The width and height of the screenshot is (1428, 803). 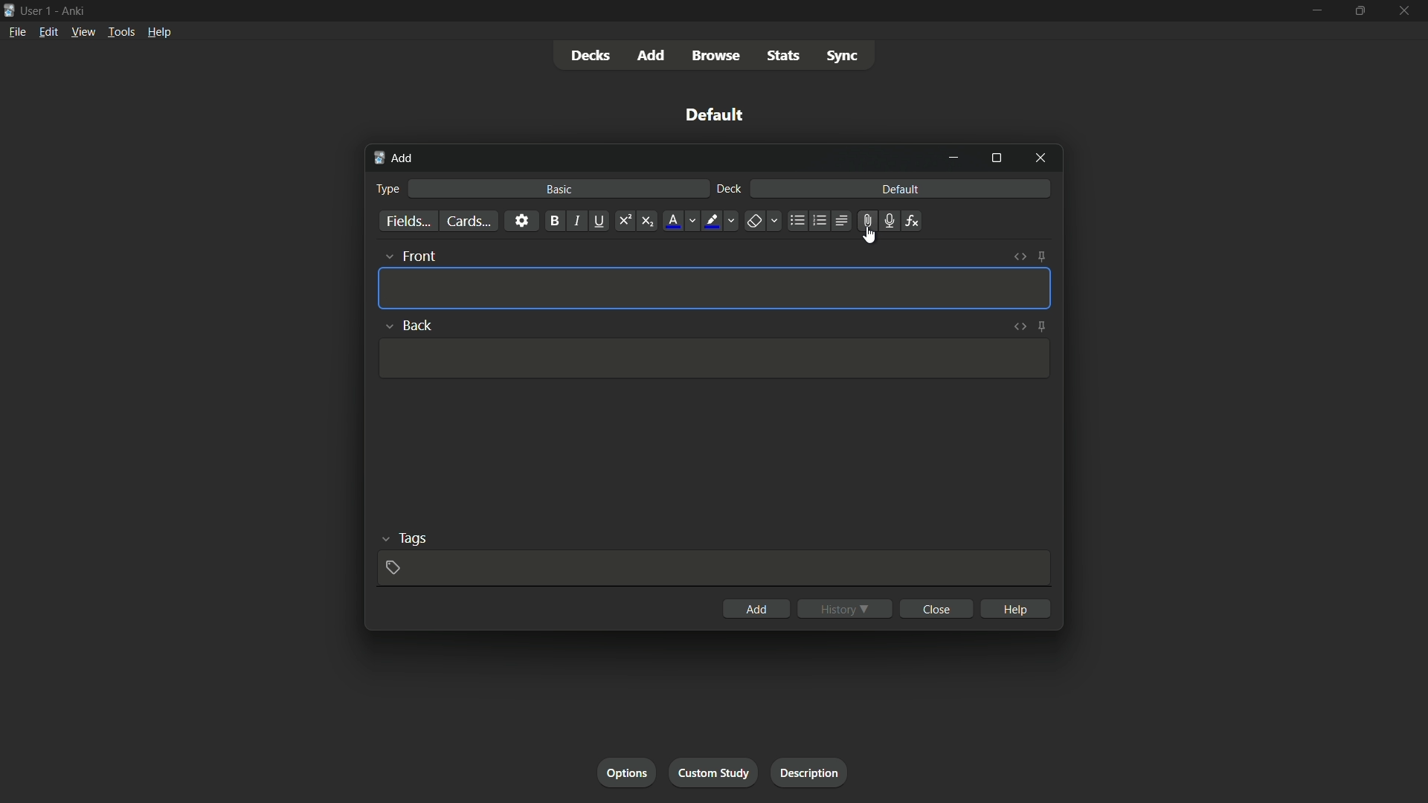 What do you see at coordinates (1020, 256) in the screenshot?
I see `toggle html editor` at bounding box center [1020, 256].